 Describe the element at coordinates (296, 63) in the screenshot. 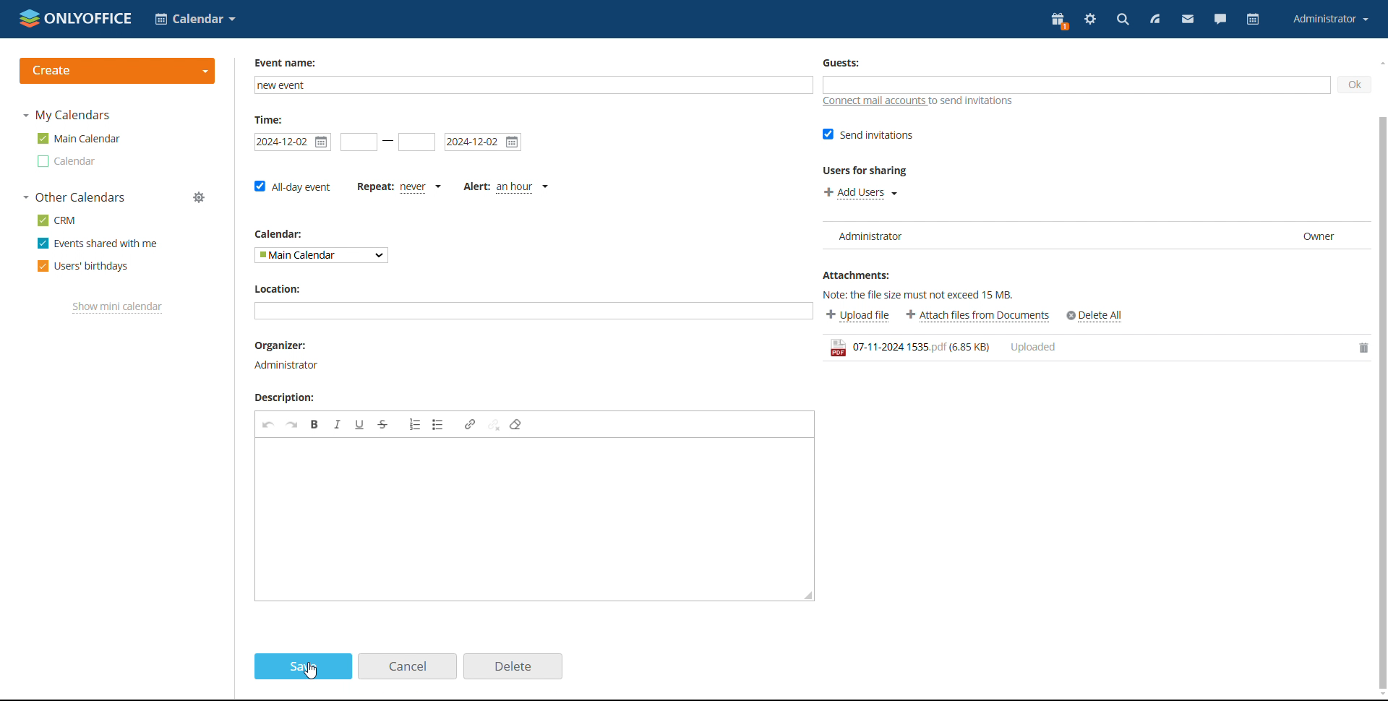

I see `event name:` at that location.